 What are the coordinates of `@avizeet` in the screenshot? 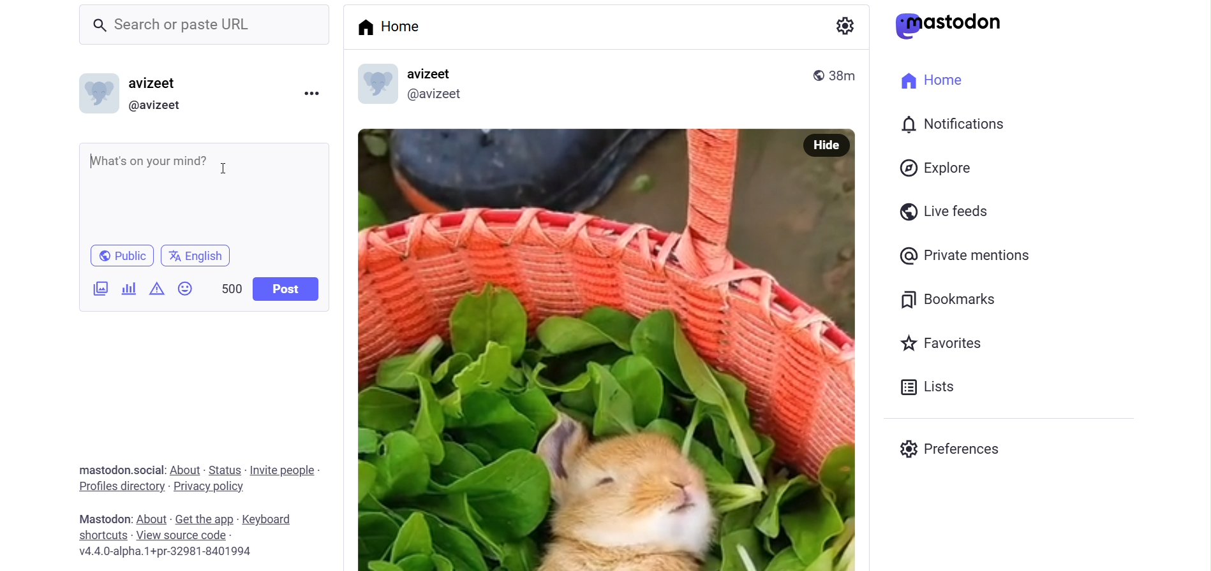 It's located at (160, 106).